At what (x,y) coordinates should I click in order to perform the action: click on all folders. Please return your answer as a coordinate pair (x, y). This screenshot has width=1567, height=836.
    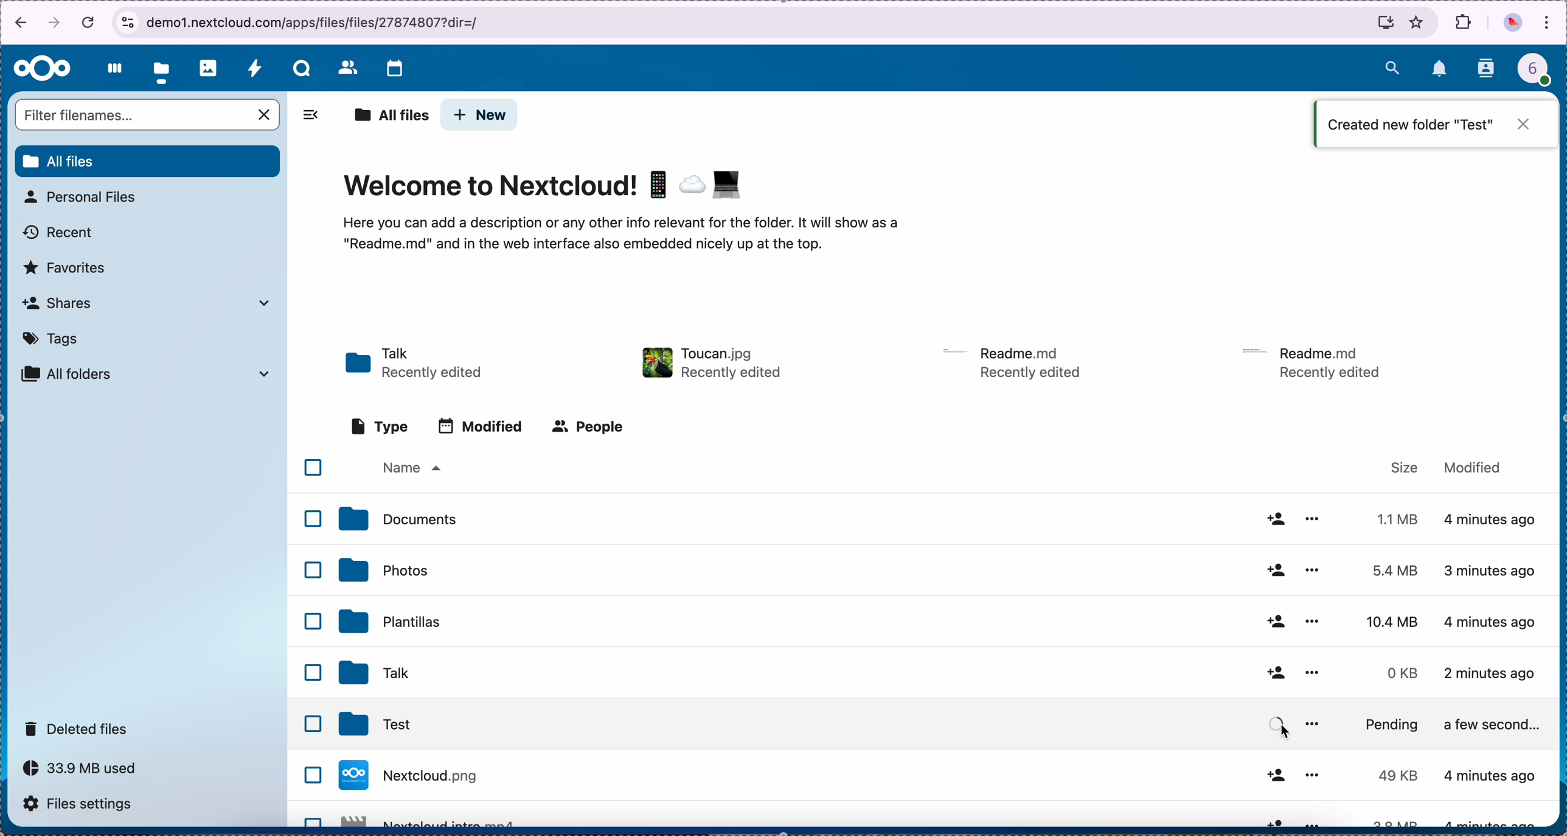
    Looking at the image, I should click on (147, 374).